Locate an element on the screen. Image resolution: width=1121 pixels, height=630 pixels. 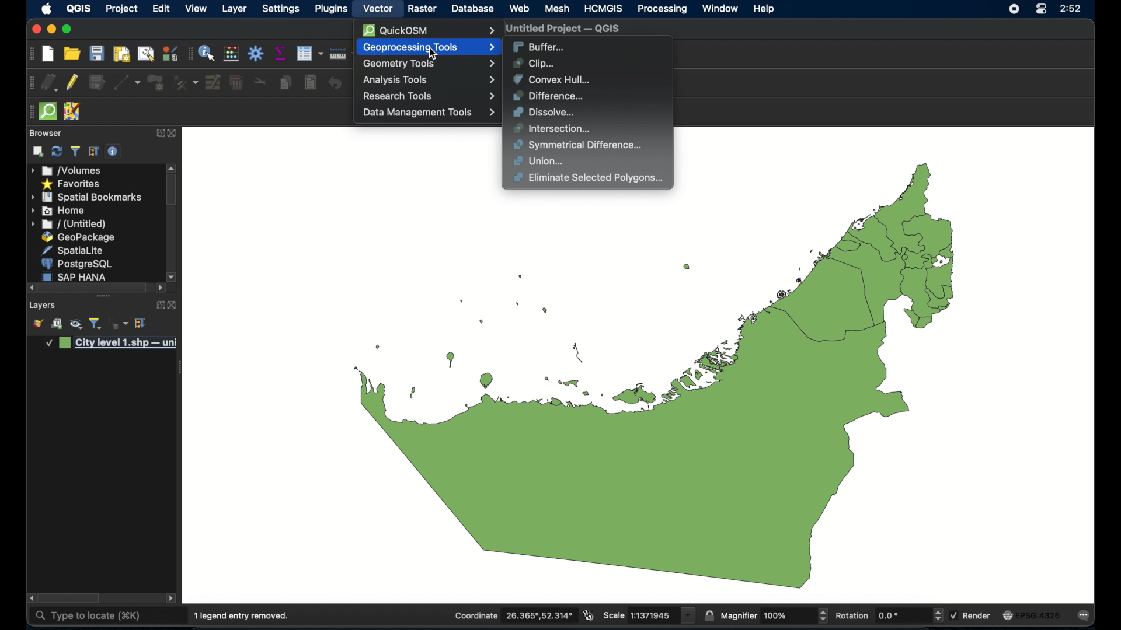
settings is located at coordinates (281, 9).